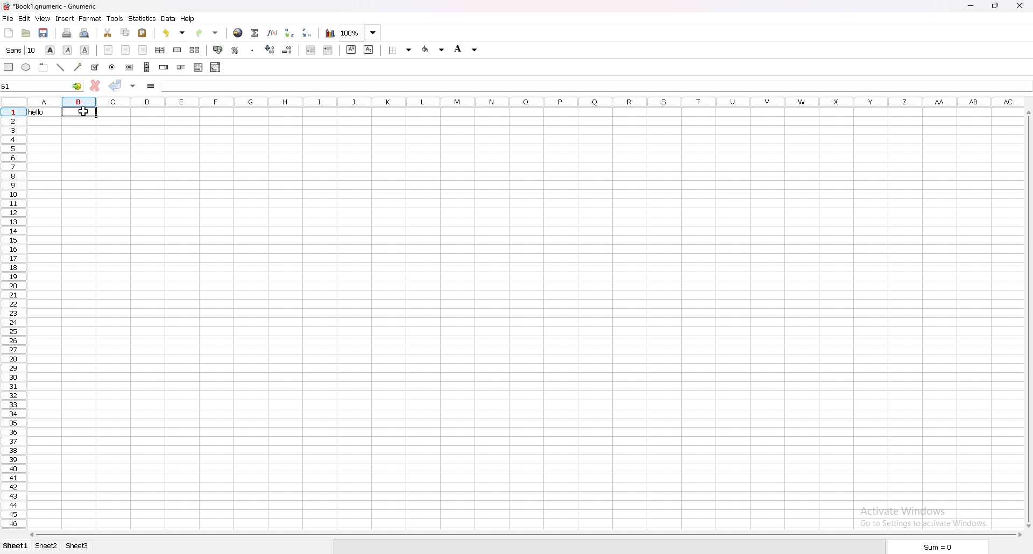  I want to click on align left, so click(108, 50).